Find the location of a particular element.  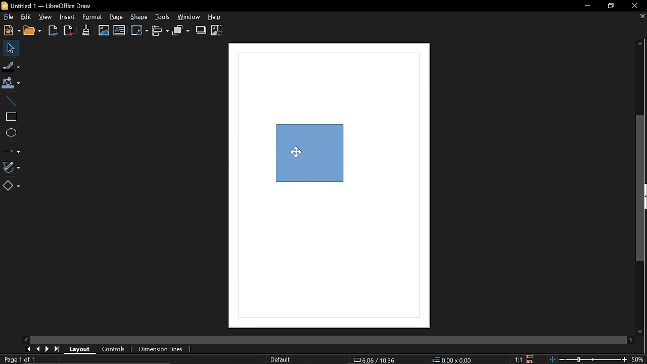

Current zoom is located at coordinates (639, 359).